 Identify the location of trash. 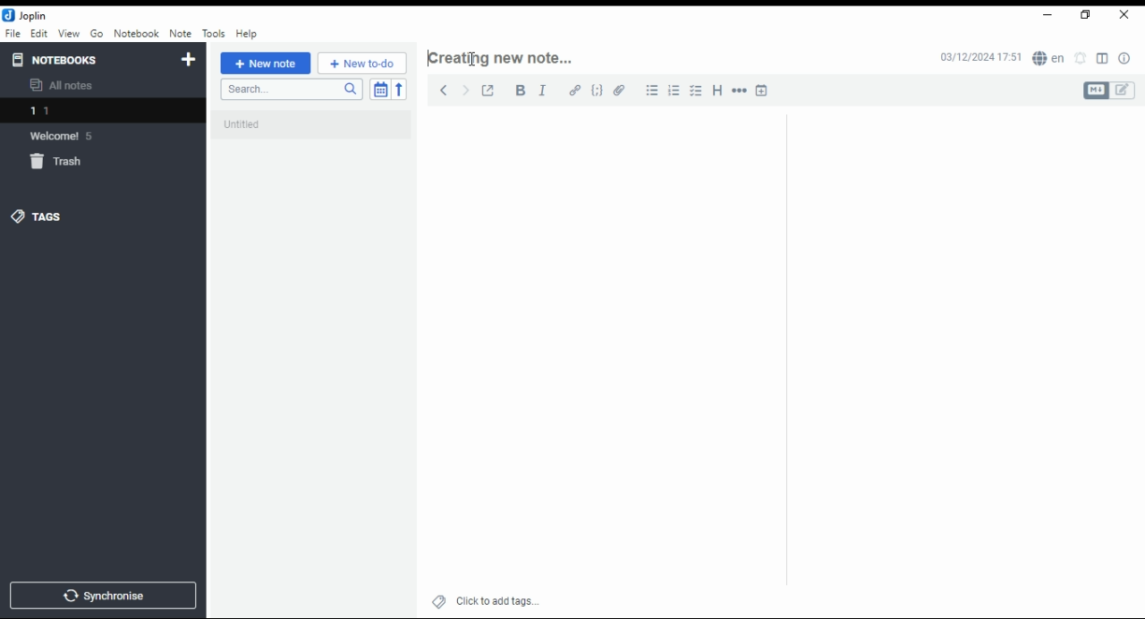
(59, 162).